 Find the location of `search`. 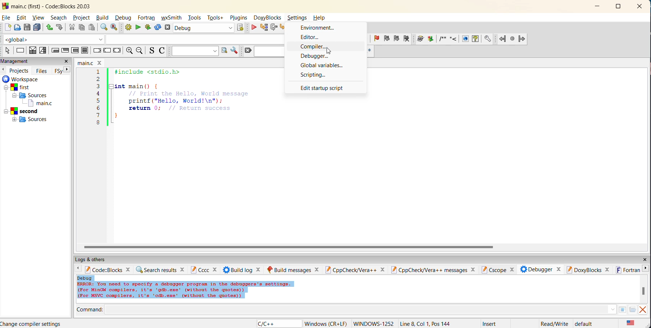

search is located at coordinates (60, 18).